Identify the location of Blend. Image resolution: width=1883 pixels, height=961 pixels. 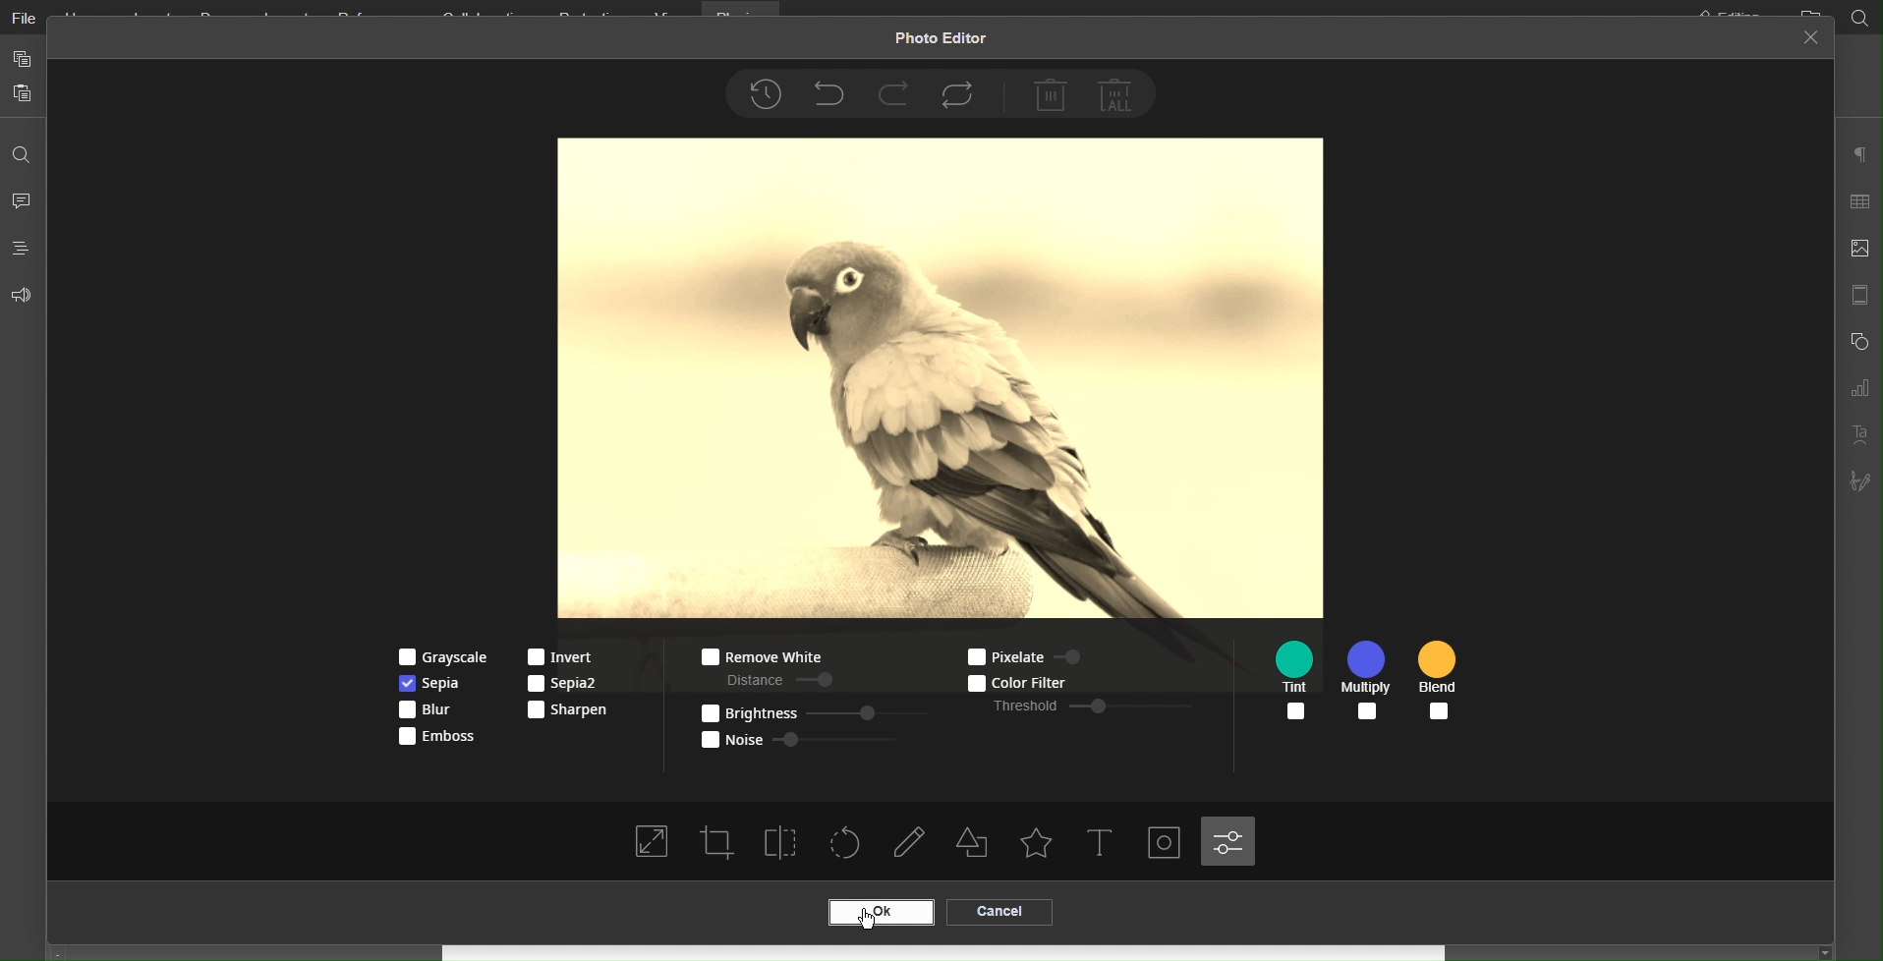
(1441, 683).